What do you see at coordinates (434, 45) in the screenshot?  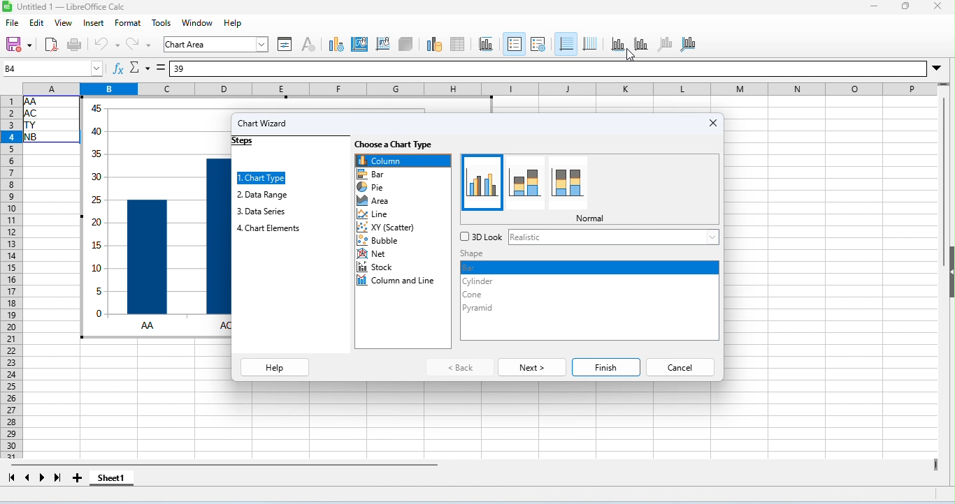 I see `data ranges` at bounding box center [434, 45].